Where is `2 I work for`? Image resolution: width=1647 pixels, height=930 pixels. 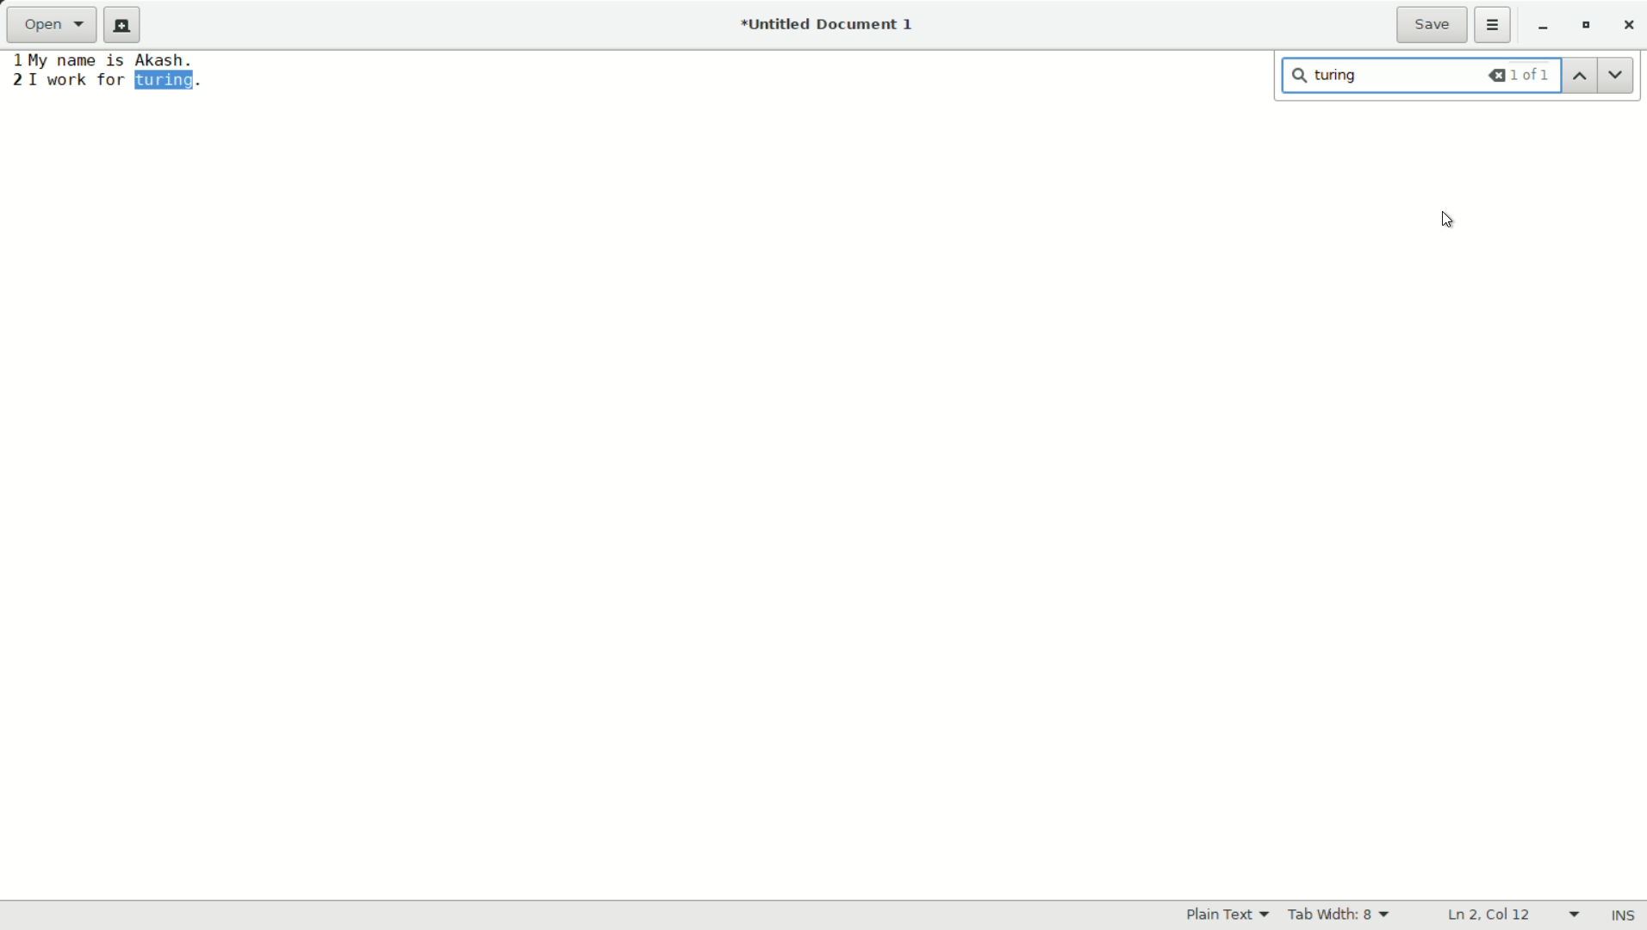
2 I work for is located at coordinates (71, 79).